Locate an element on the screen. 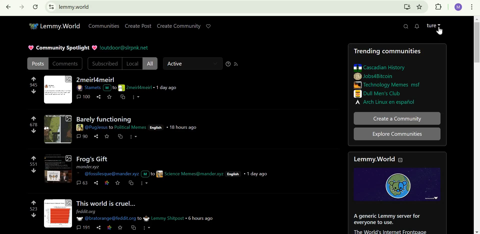 Image resolution: width=480 pixels, height=234 pixels. search is located at coordinates (406, 26).